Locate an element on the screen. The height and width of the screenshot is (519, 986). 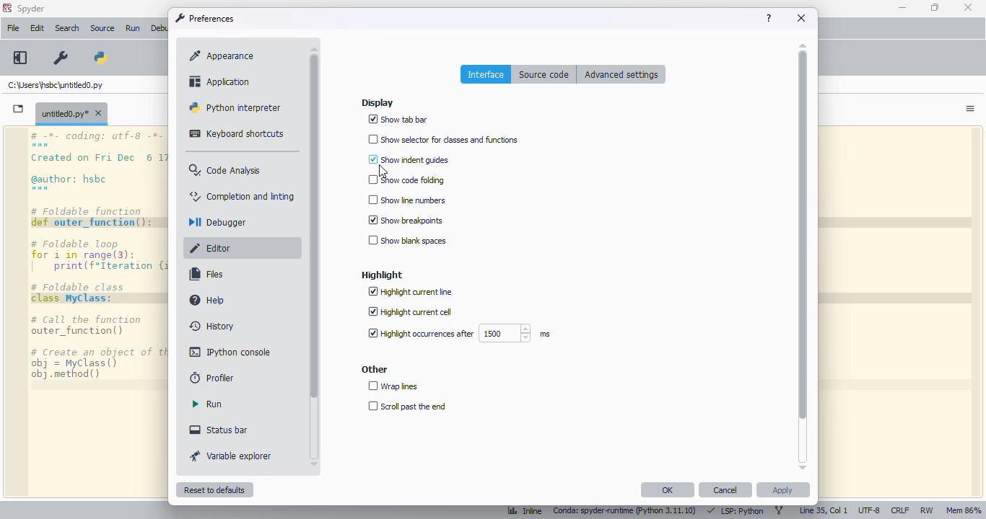
minimize is located at coordinates (902, 7).